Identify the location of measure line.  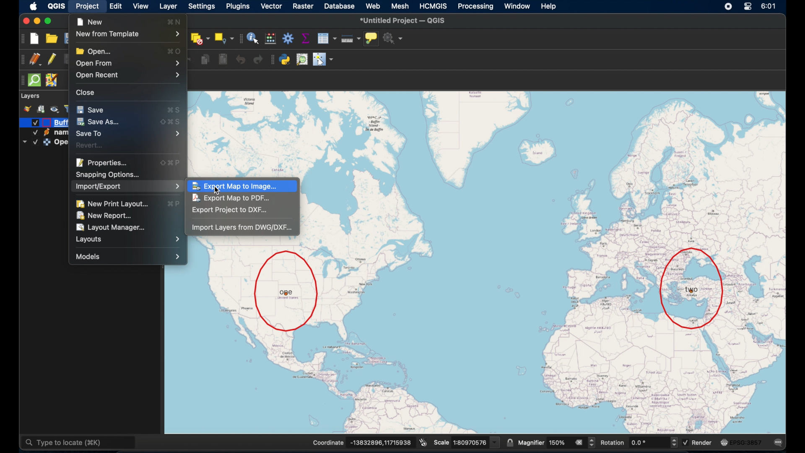
(350, 38).